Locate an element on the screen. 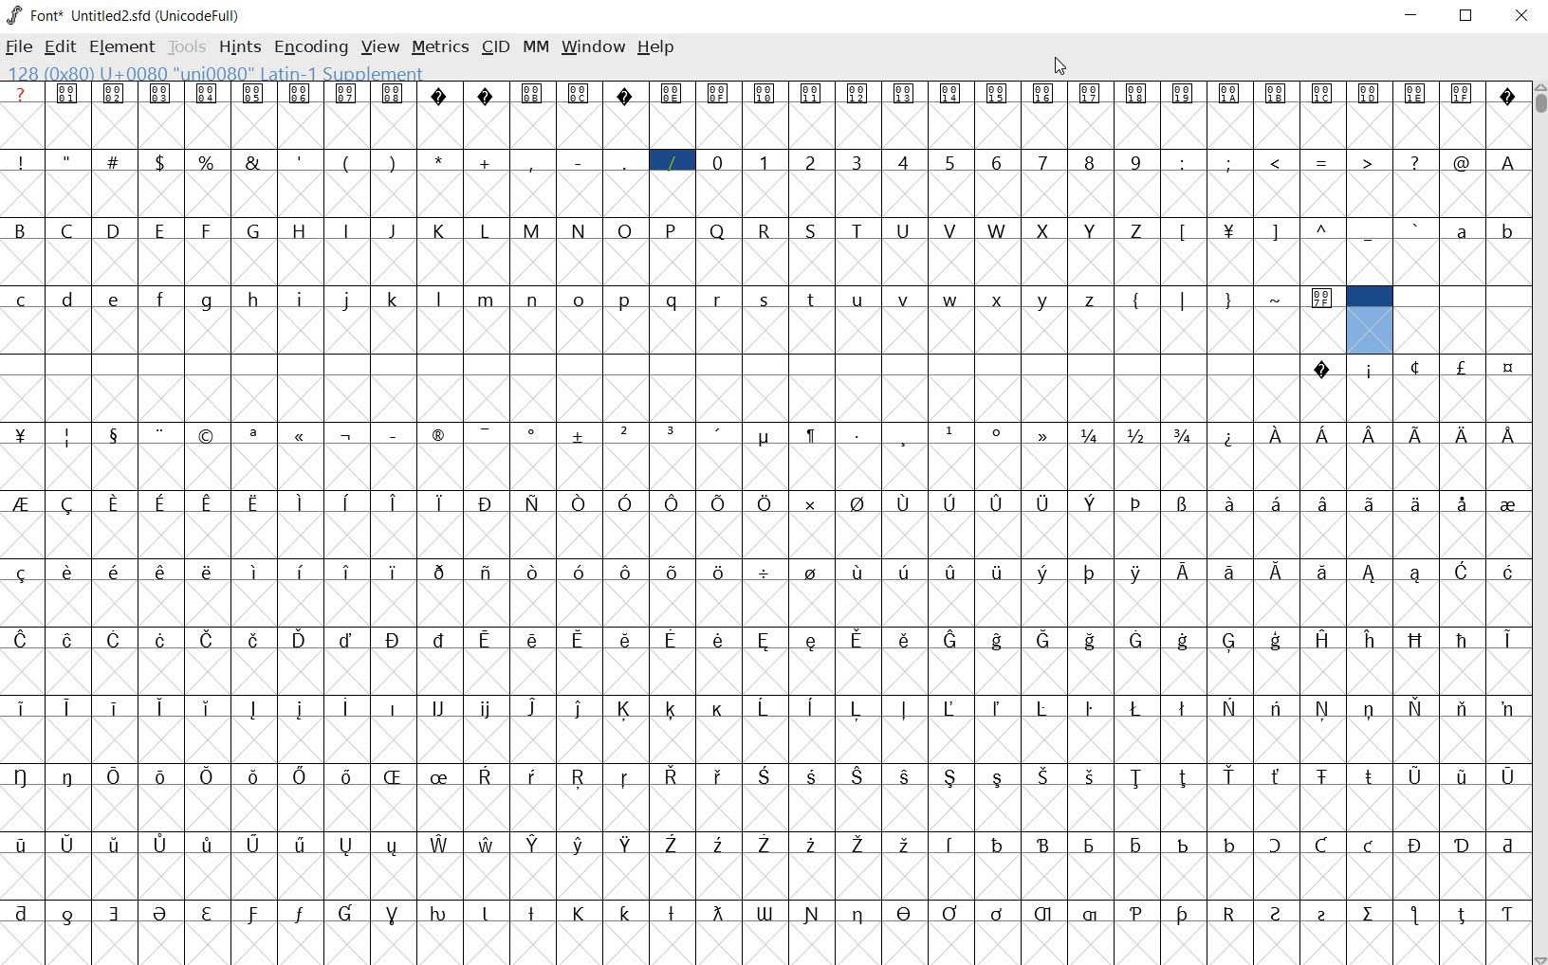 The width and height of the screenshot is (1548, 965). e is located at coordinates (115, 298).